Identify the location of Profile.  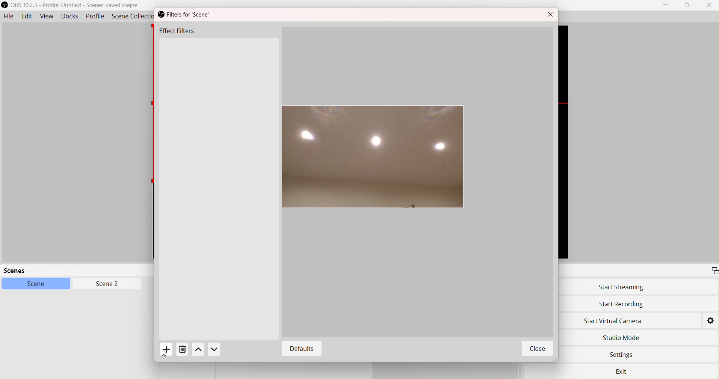
(95, 17).